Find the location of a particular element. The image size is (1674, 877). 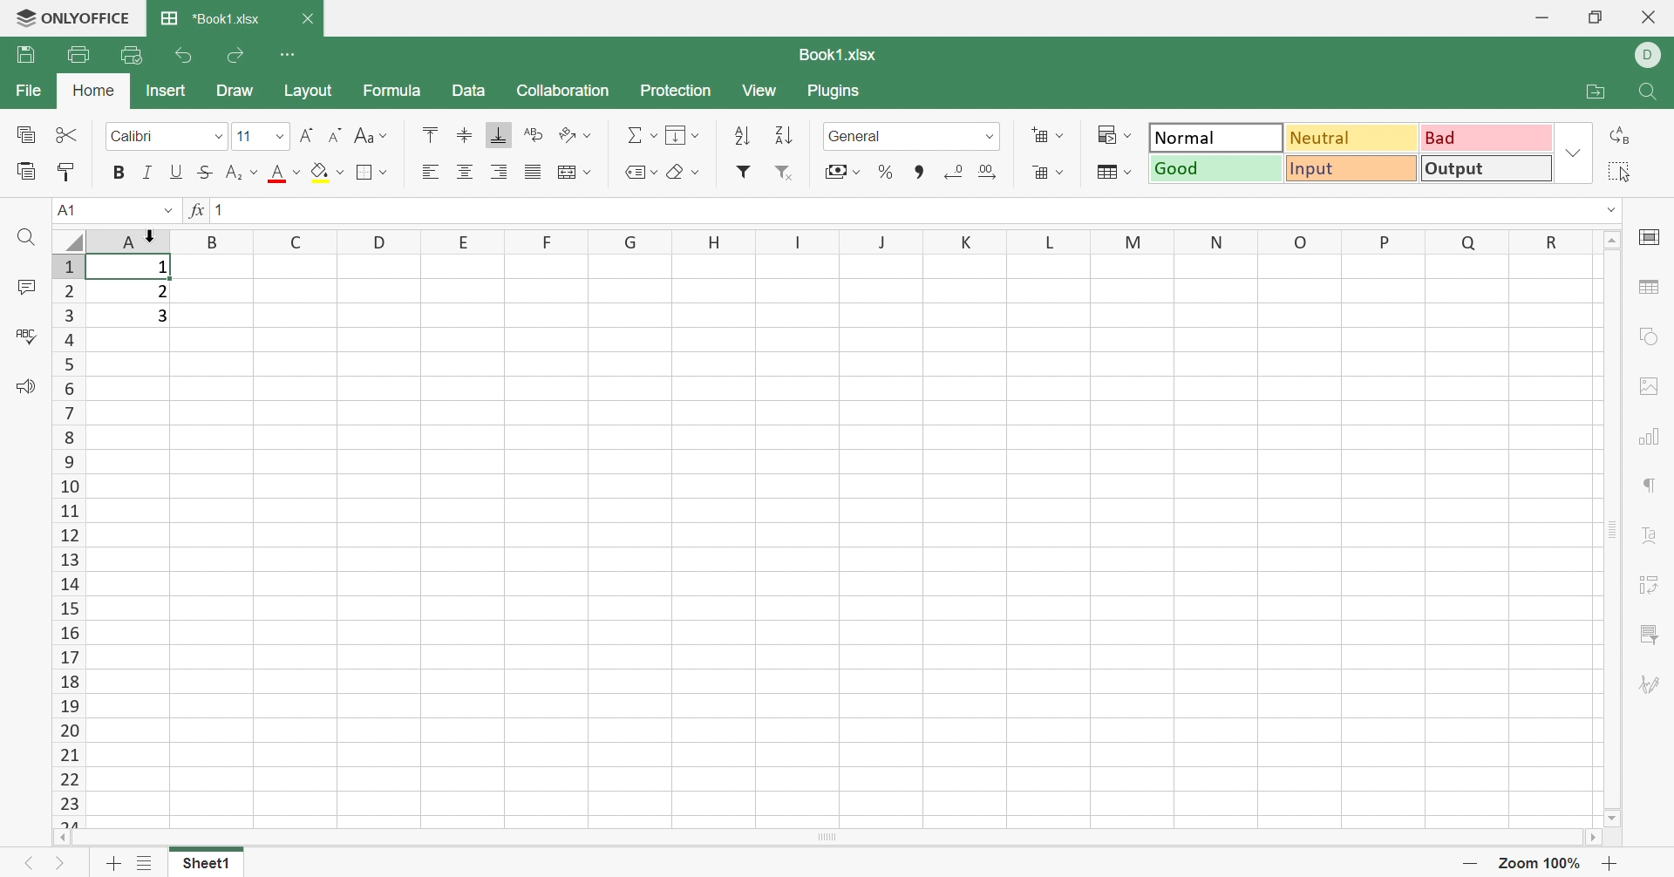

Align middle is located at coordinates (466, 137).